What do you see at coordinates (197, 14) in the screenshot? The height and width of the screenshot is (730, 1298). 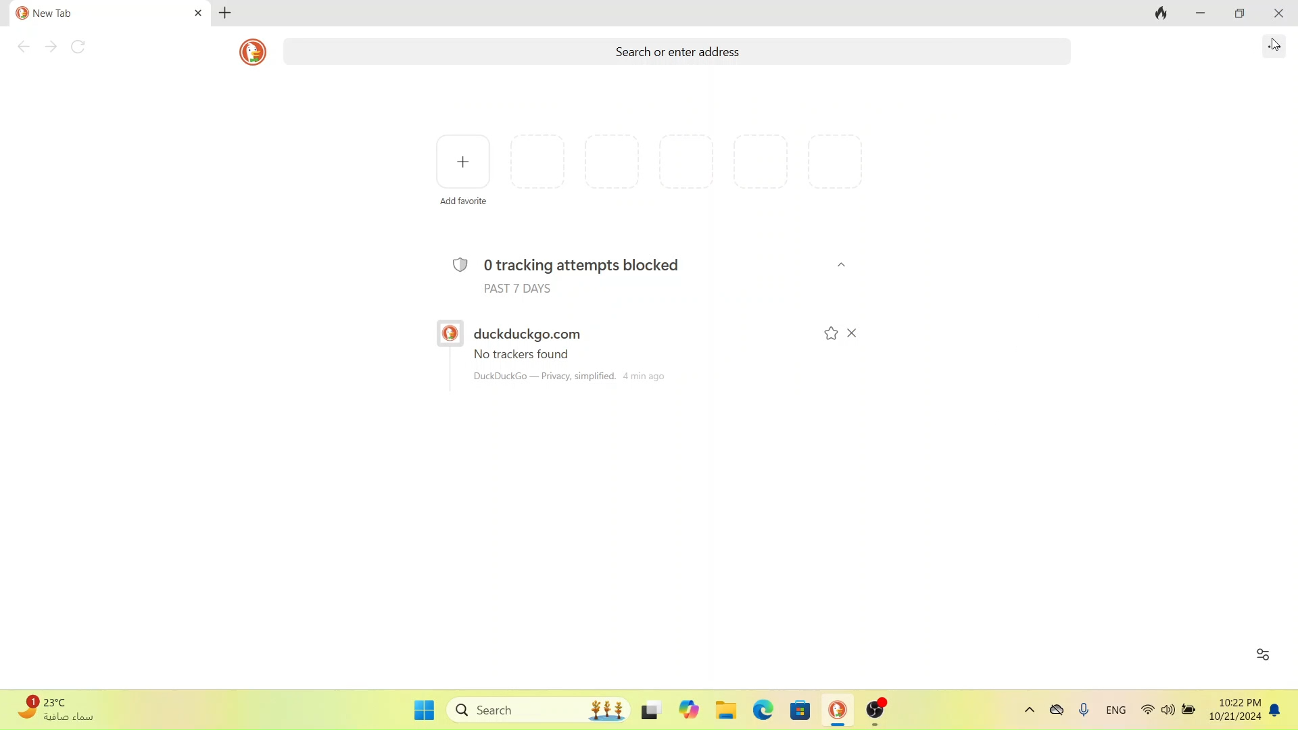 I see `close tab` at bounding box center [197, 14].